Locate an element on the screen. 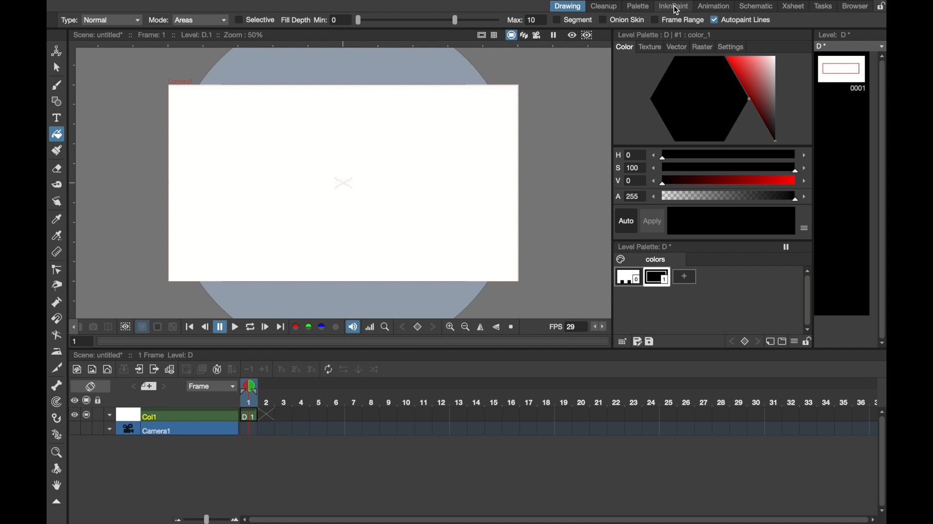  stepper buttons is located at coordinates (599, 327).